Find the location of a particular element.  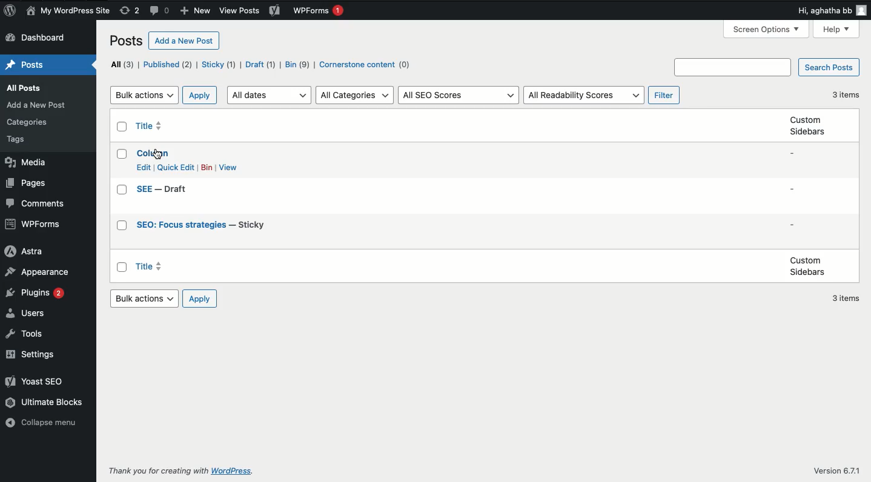

Draft is located at coordinates (260, 65).